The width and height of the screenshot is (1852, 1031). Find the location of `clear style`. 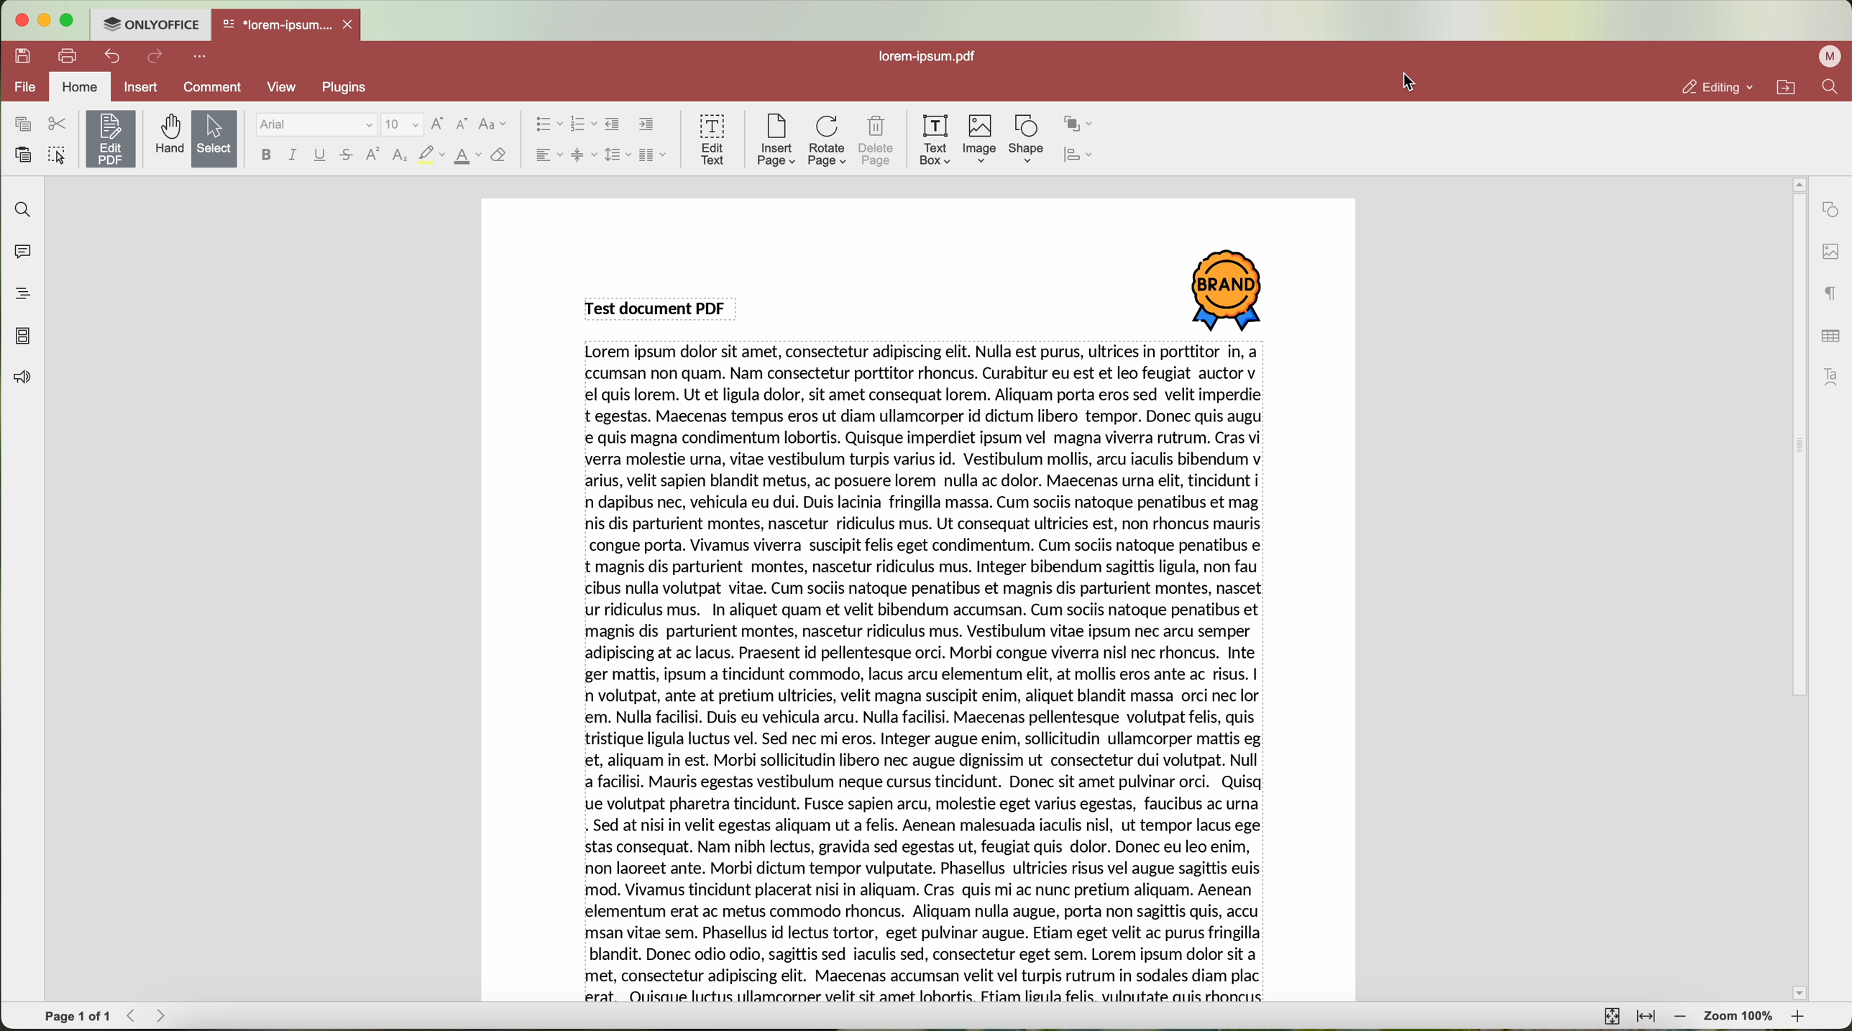

clear style is located at coordinates (499, 156).